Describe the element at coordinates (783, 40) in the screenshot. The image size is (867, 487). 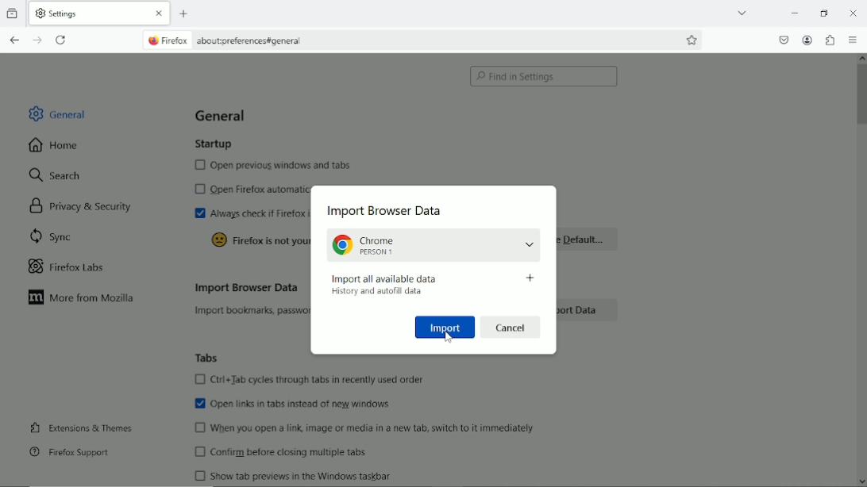
I see `Save to pocket` at that location.